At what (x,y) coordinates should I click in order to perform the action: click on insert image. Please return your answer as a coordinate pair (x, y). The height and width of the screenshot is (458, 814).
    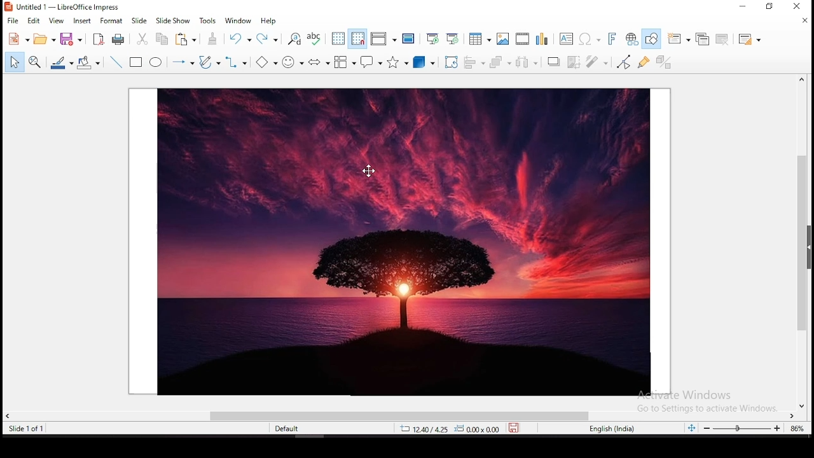
    Looking at the image, I should click on (504, 39).